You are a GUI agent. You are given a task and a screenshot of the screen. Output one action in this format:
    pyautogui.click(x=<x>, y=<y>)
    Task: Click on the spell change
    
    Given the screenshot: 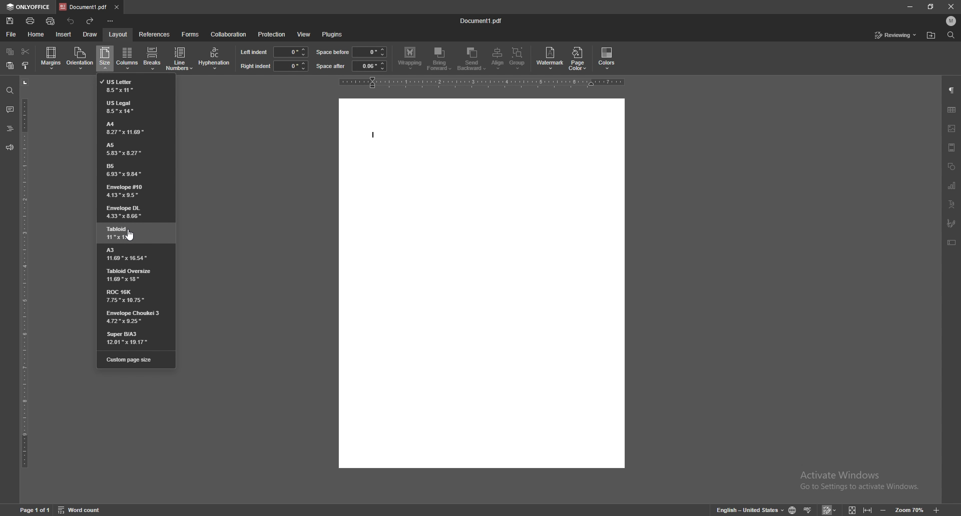 What is the action you would take?
    pyautogui.click(x=809, y=509)
    